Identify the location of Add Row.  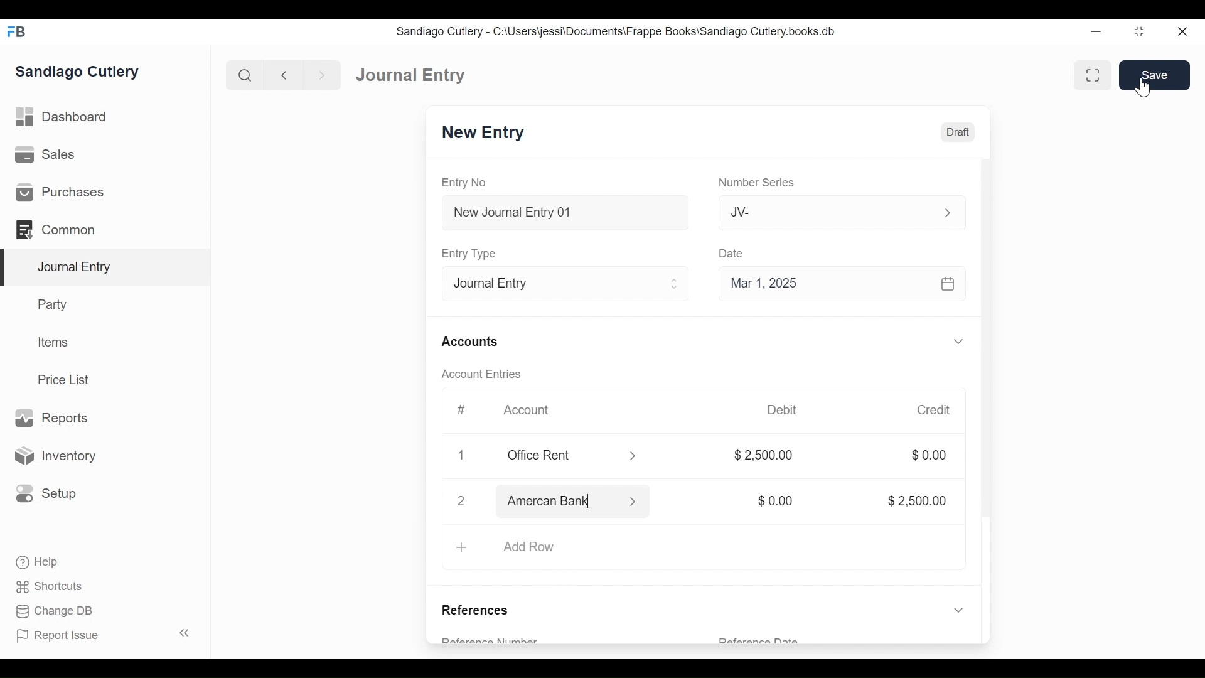
(703, 549).